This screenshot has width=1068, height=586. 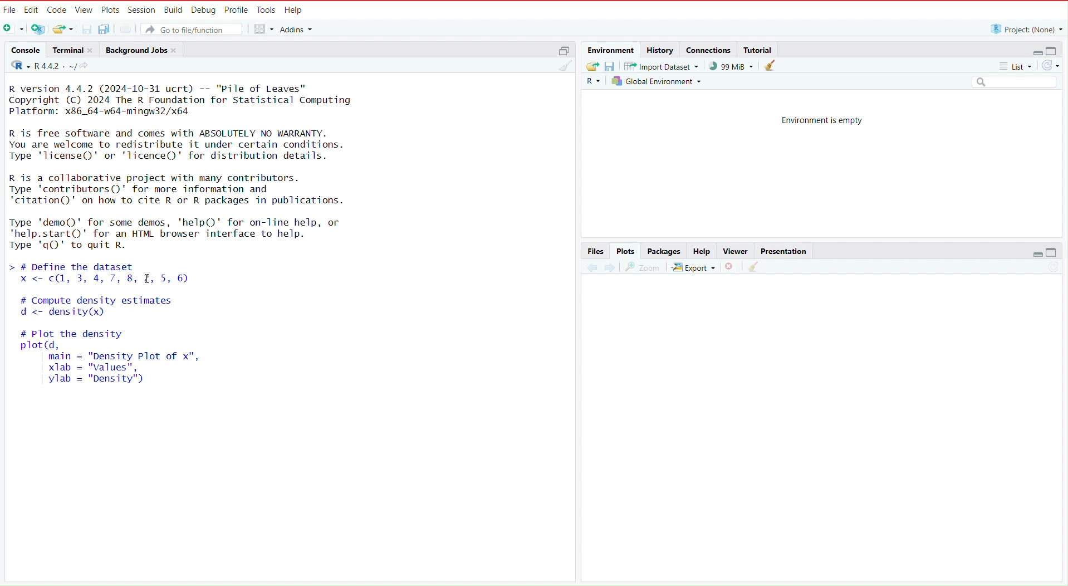 What do you see at coordinates (165, 273) in the screenshot?
I see `code to define the dataset` at bounding box center [165, 273].